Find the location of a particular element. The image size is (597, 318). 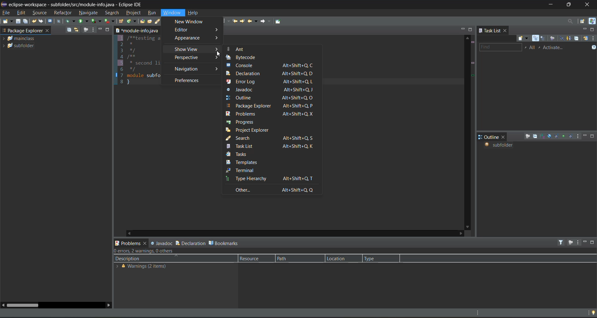

view menu is located at coordinates (578, 242).